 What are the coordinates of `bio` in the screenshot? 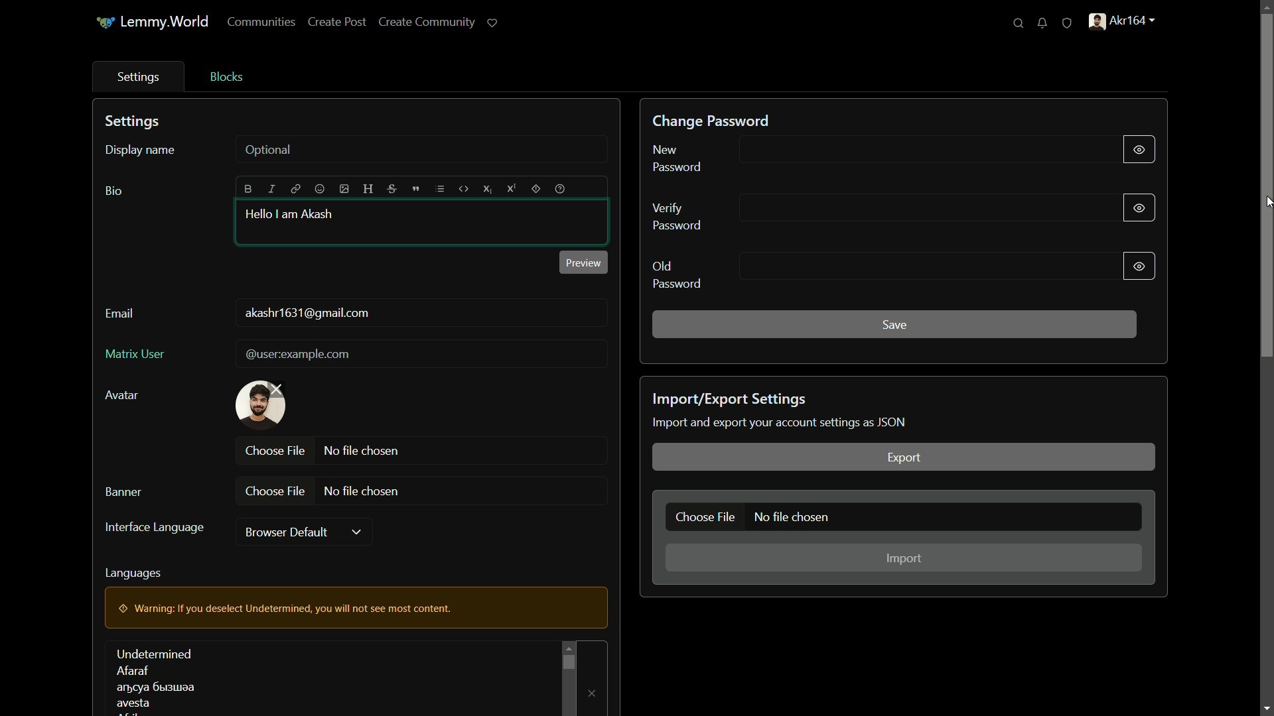 It's located at (114, 192).